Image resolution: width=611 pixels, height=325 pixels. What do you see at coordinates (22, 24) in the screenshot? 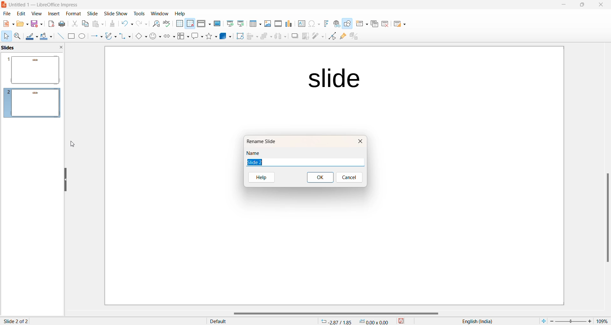
I see `New file` at bounding box center [22, 24].